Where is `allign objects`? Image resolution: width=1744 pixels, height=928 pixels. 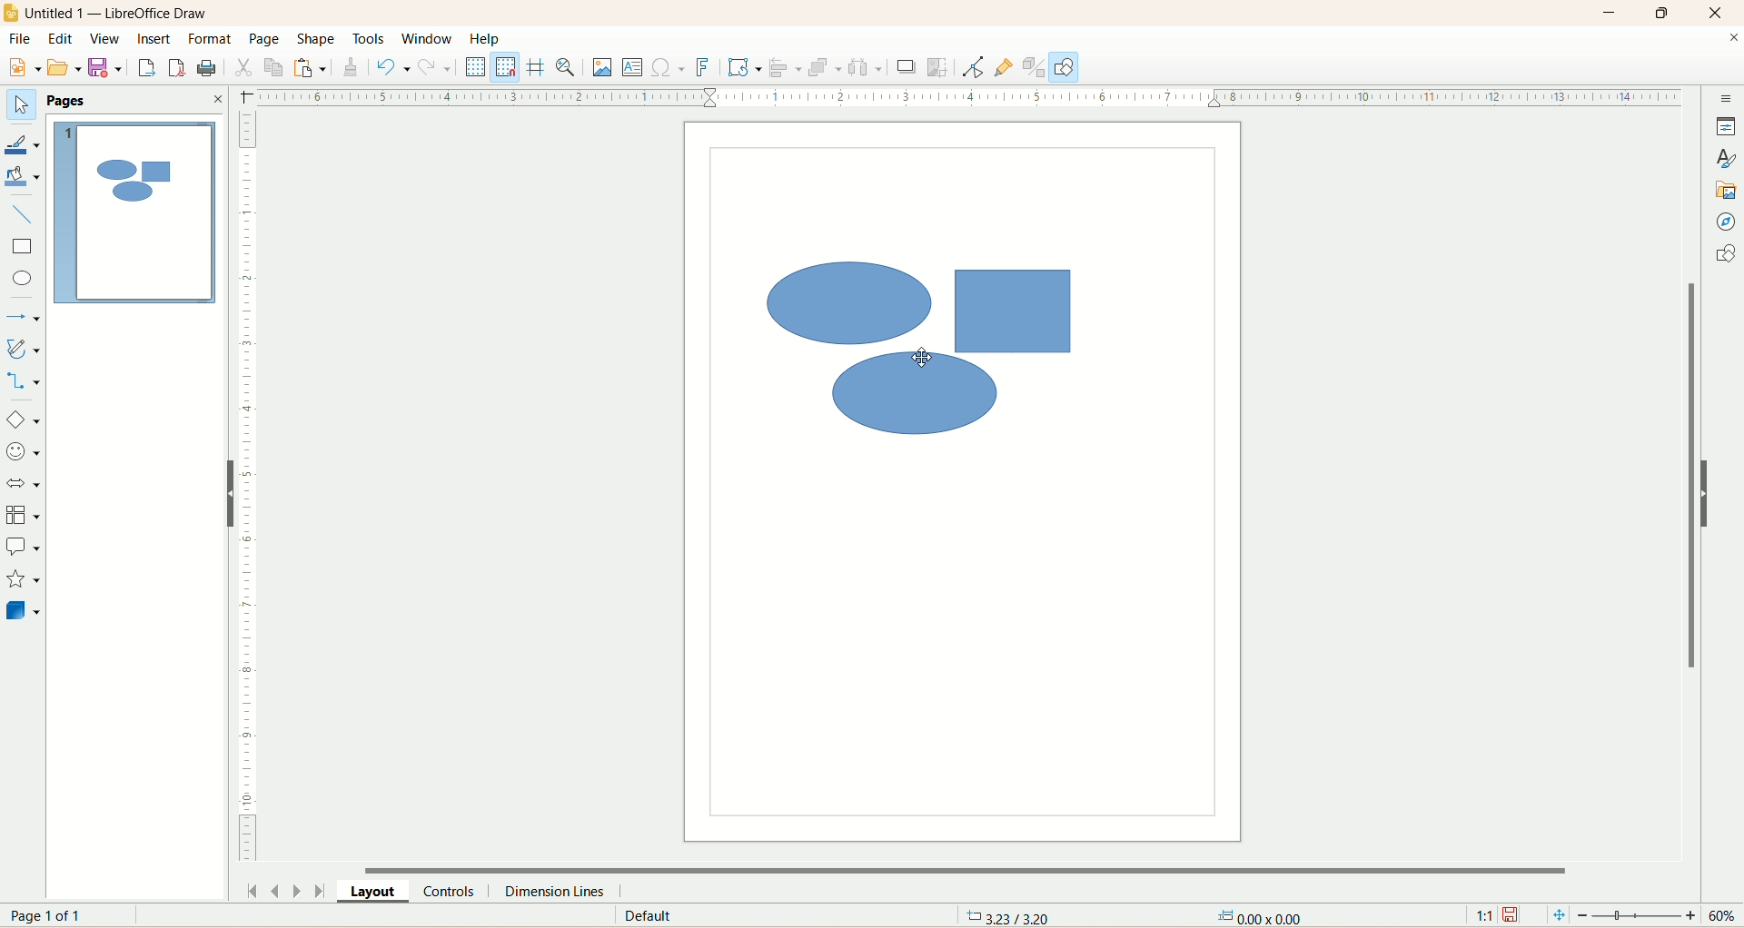
allign objects is located at coordinates (784, 65).